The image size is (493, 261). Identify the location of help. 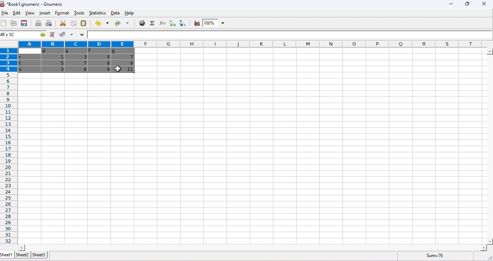
(132, 14).